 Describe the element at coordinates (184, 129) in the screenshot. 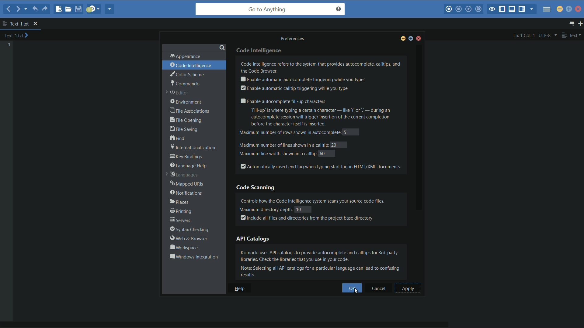

I see `file saving` at that location.